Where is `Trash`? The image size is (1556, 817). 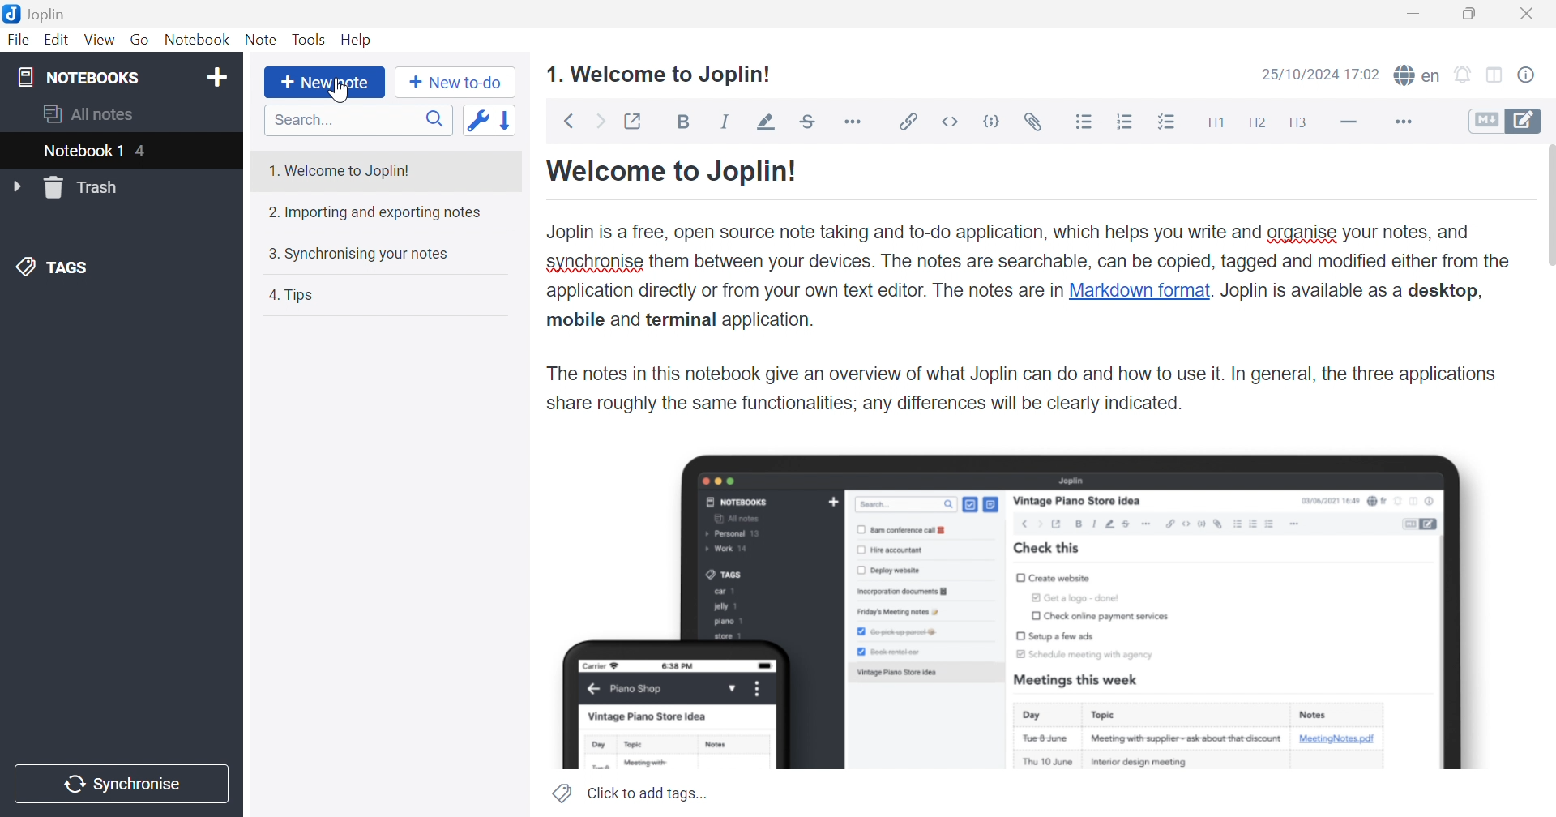
Trash is located at coordinates (83, 187).